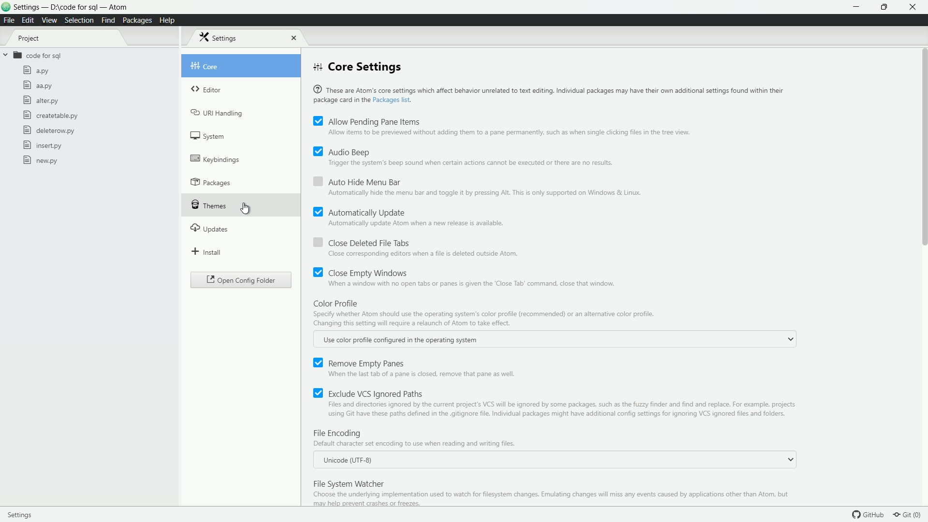  Describe the element at coordinates (25, 514) in the screenshot. I see `settings ` at that location.